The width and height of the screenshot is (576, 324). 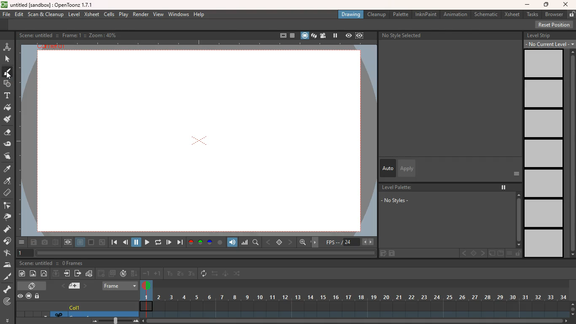 What do you see at coordinates (571, 14) in the screenshot?
I see `unlock` at bounding box center [571, 14].